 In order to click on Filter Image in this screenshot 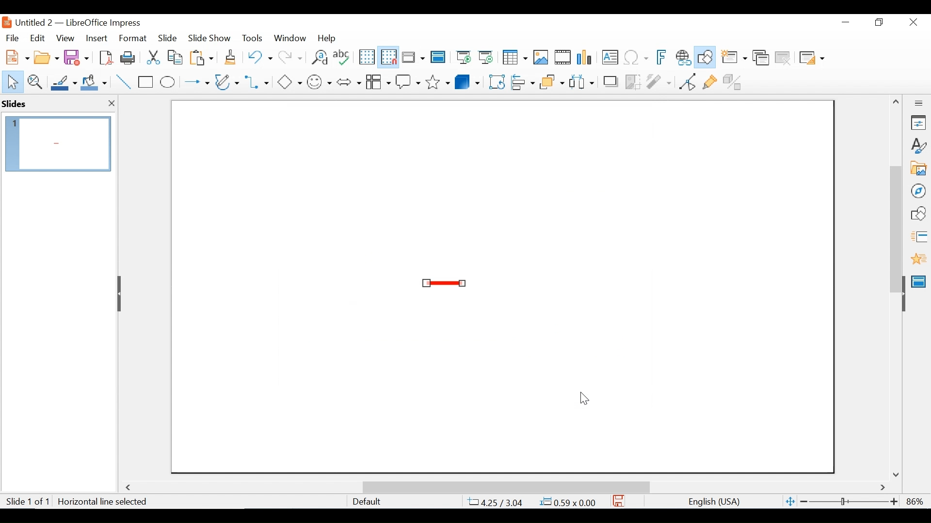, I will do `click(658, 81)`.